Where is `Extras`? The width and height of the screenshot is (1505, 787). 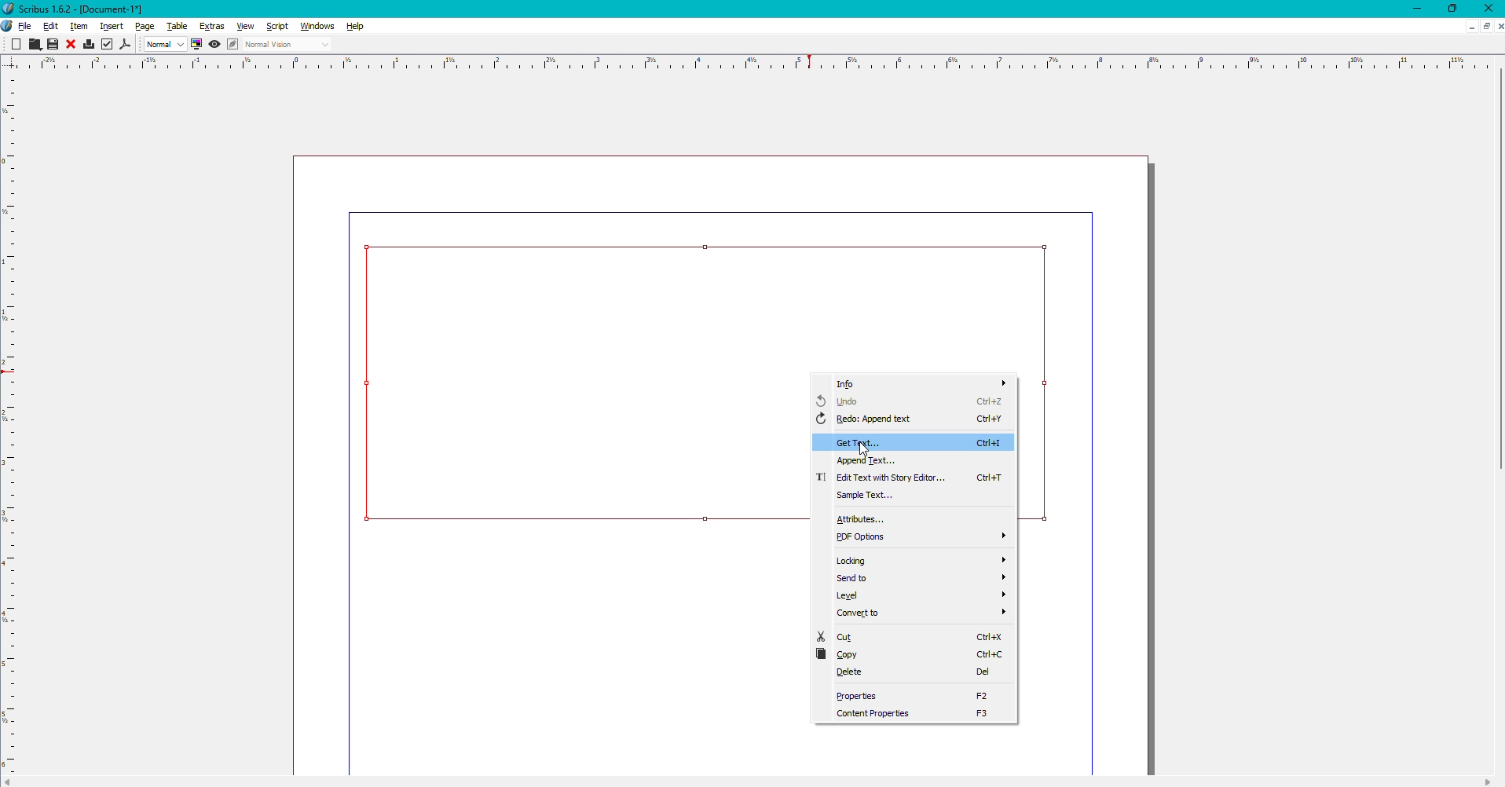
Extras is located at coordinates (211, 27).